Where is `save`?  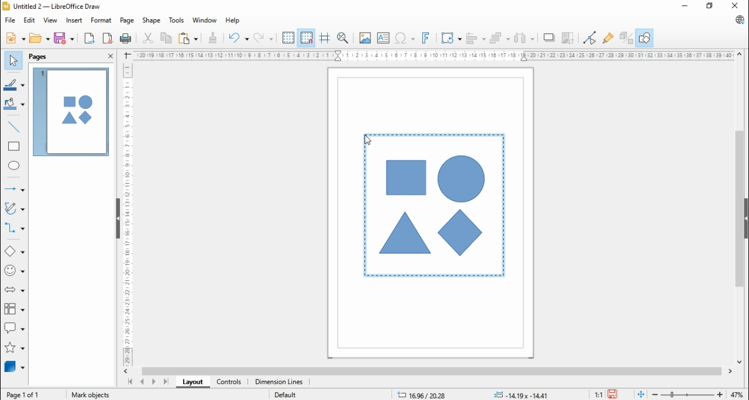
save is located at coordinates (612, 394).